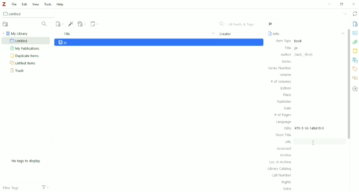  I want to click on Item Type Book, so click(292, 41).